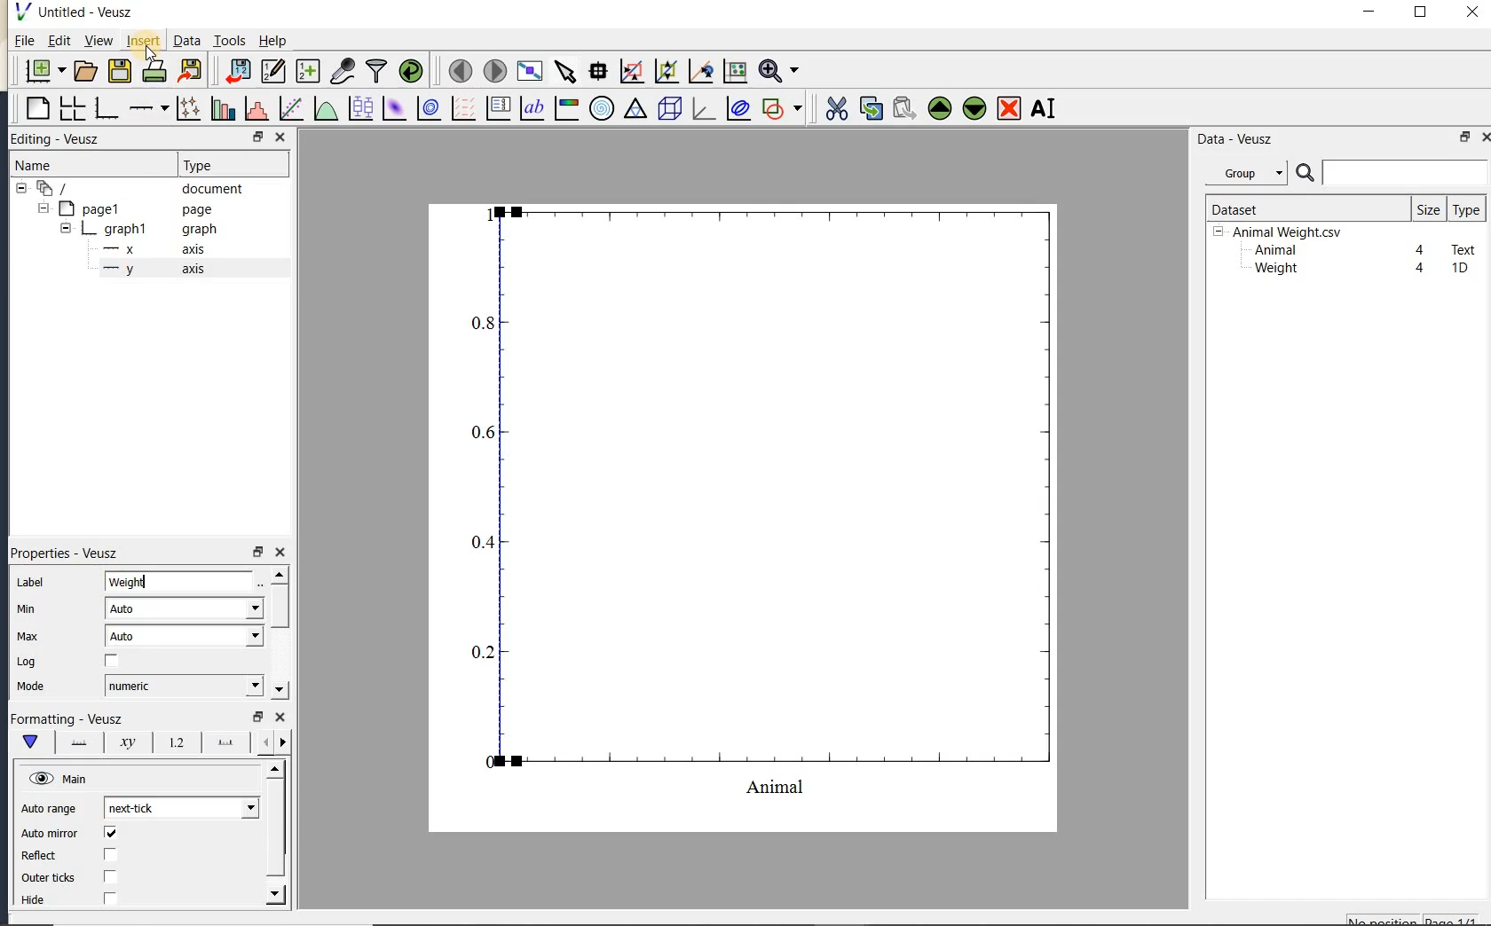 This screenshot has height=926, width=1491. What do you see at coordinates (143, 40) in the screenshot?
I see `insert` at bounding box center [143, 40].